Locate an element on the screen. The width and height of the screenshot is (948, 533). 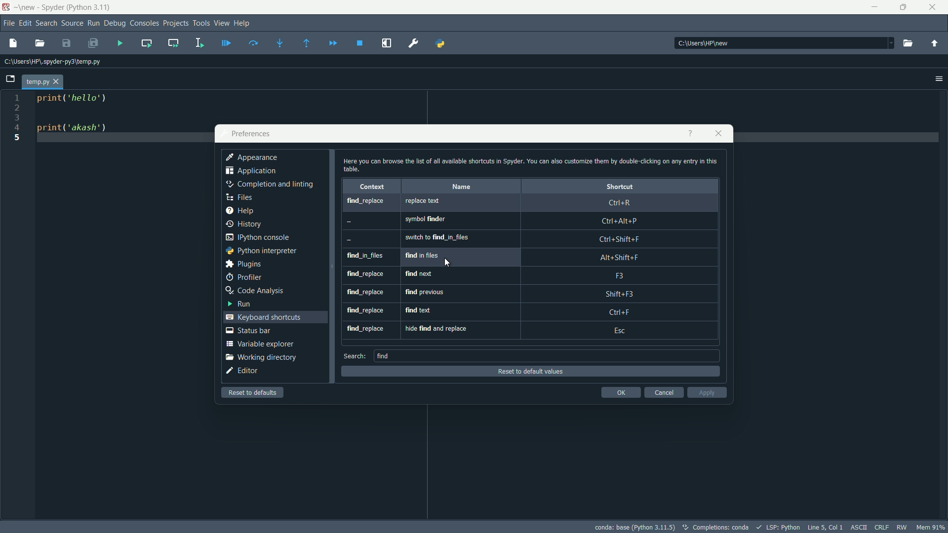
find_replace, hide find and replace, Esc is located at coordinates (532, 330).